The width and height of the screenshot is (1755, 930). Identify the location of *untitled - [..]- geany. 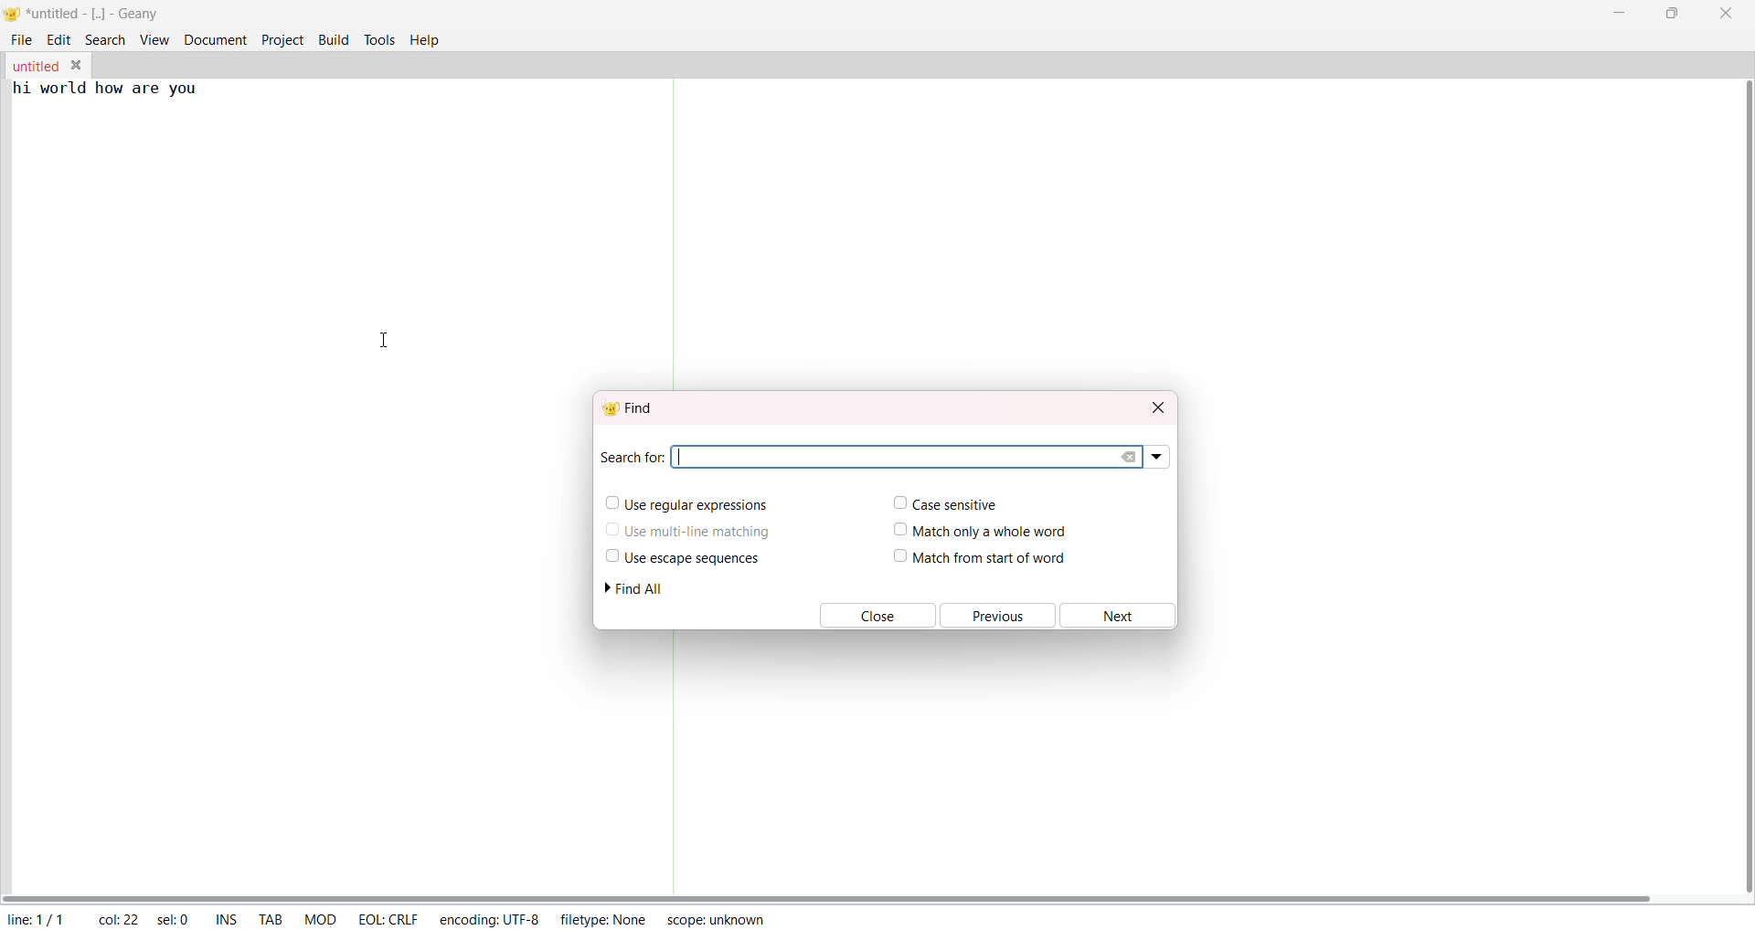
(98, 14).